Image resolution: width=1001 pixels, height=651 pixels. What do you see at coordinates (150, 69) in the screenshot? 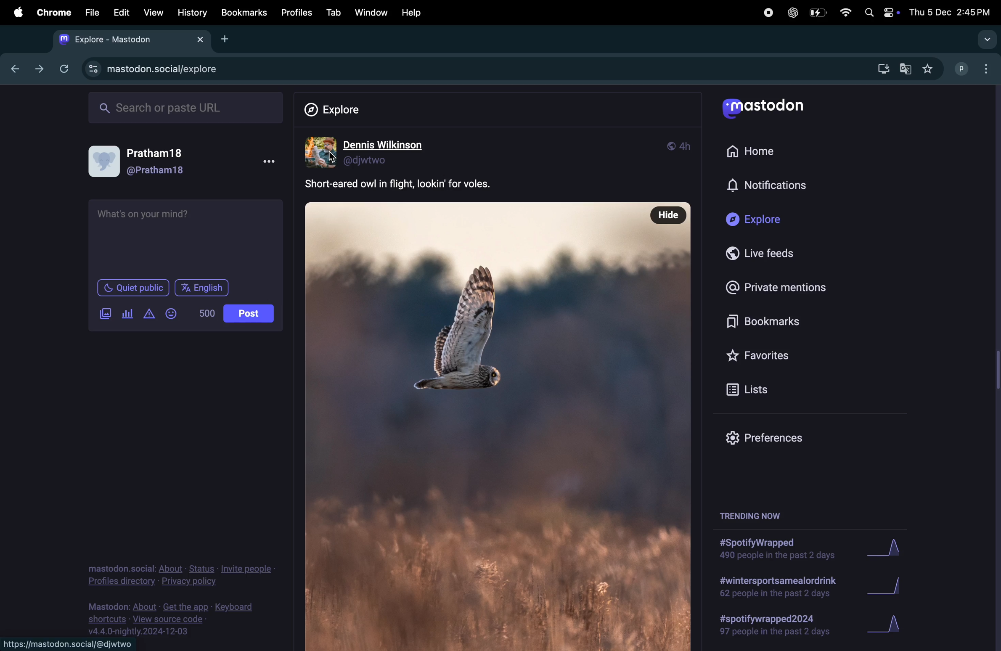
I see `mastodn url` at bounding box center [150, 69].